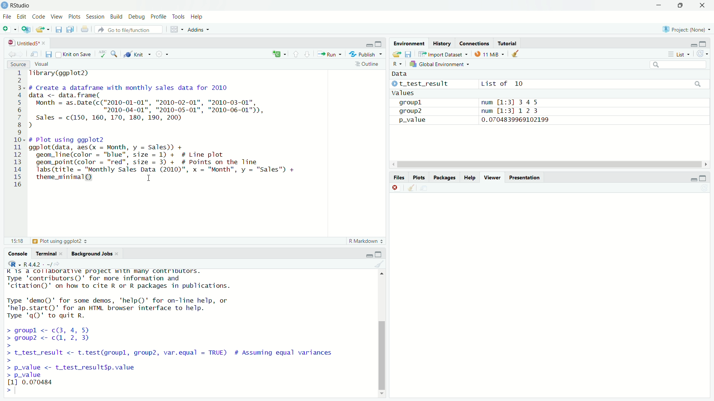  What do you see at coordinates (7, 15) in the screenshot?
I see `File` at bounding box center [7, 15].